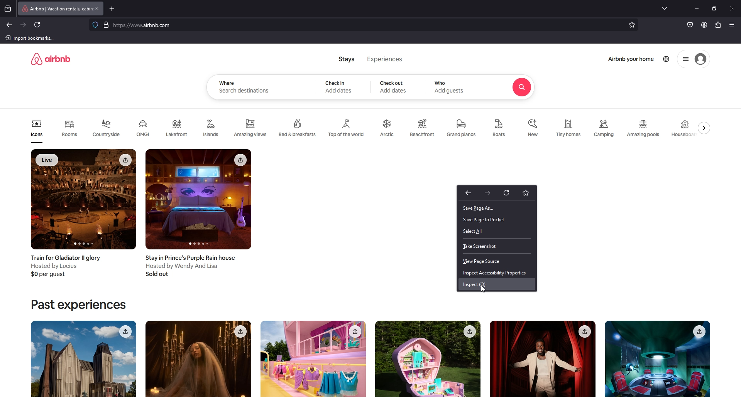 The height and width of the screenshot is (397, 741). I want to click on search bar, so click(361, 25).